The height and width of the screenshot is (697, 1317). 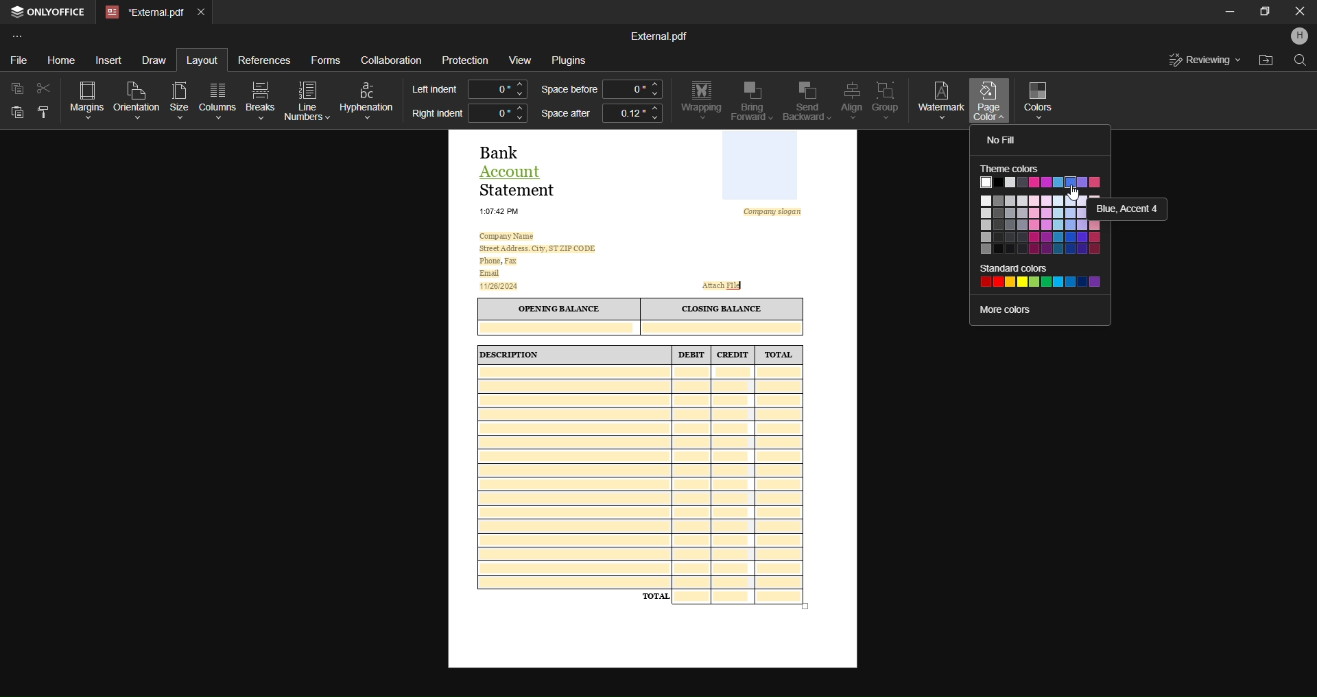 I want to click on Orientation, so click(x=136, y=98).